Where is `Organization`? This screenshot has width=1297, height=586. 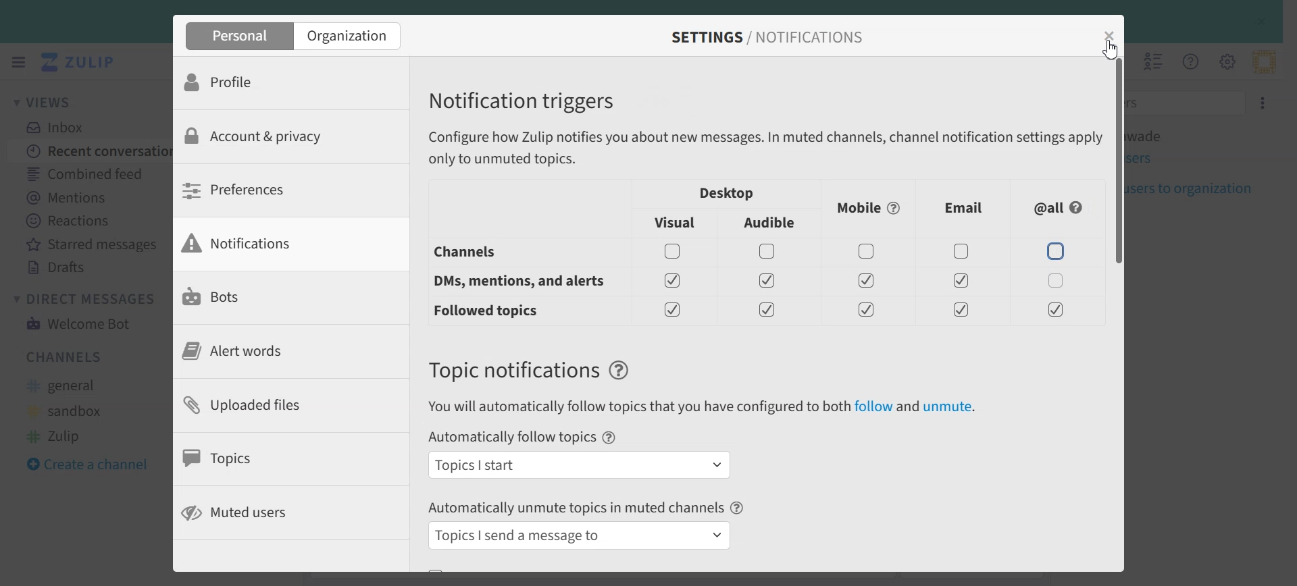
Organization is located at coordinates (350, 36).